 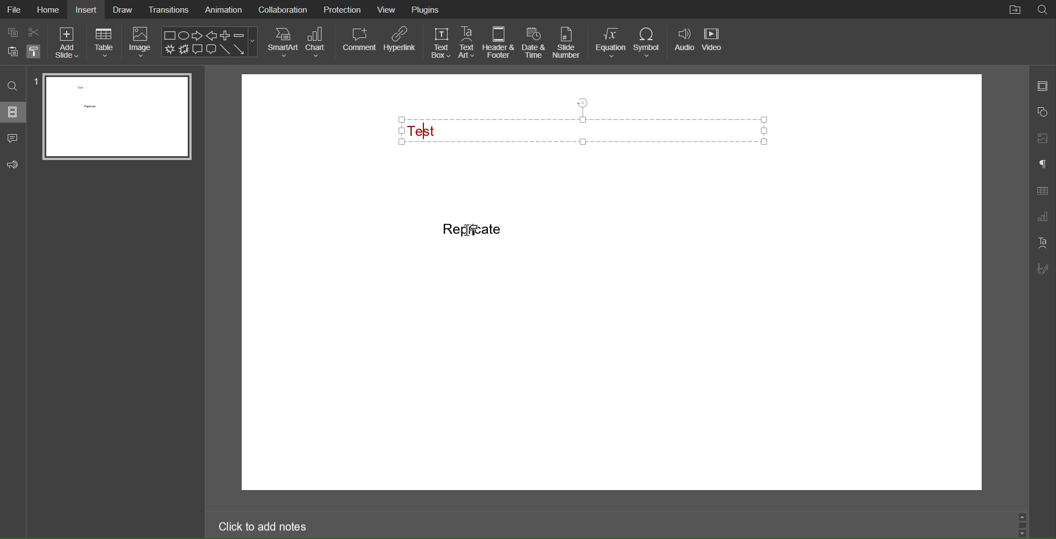 I want to click on Chart, so click(x=318, y=42).